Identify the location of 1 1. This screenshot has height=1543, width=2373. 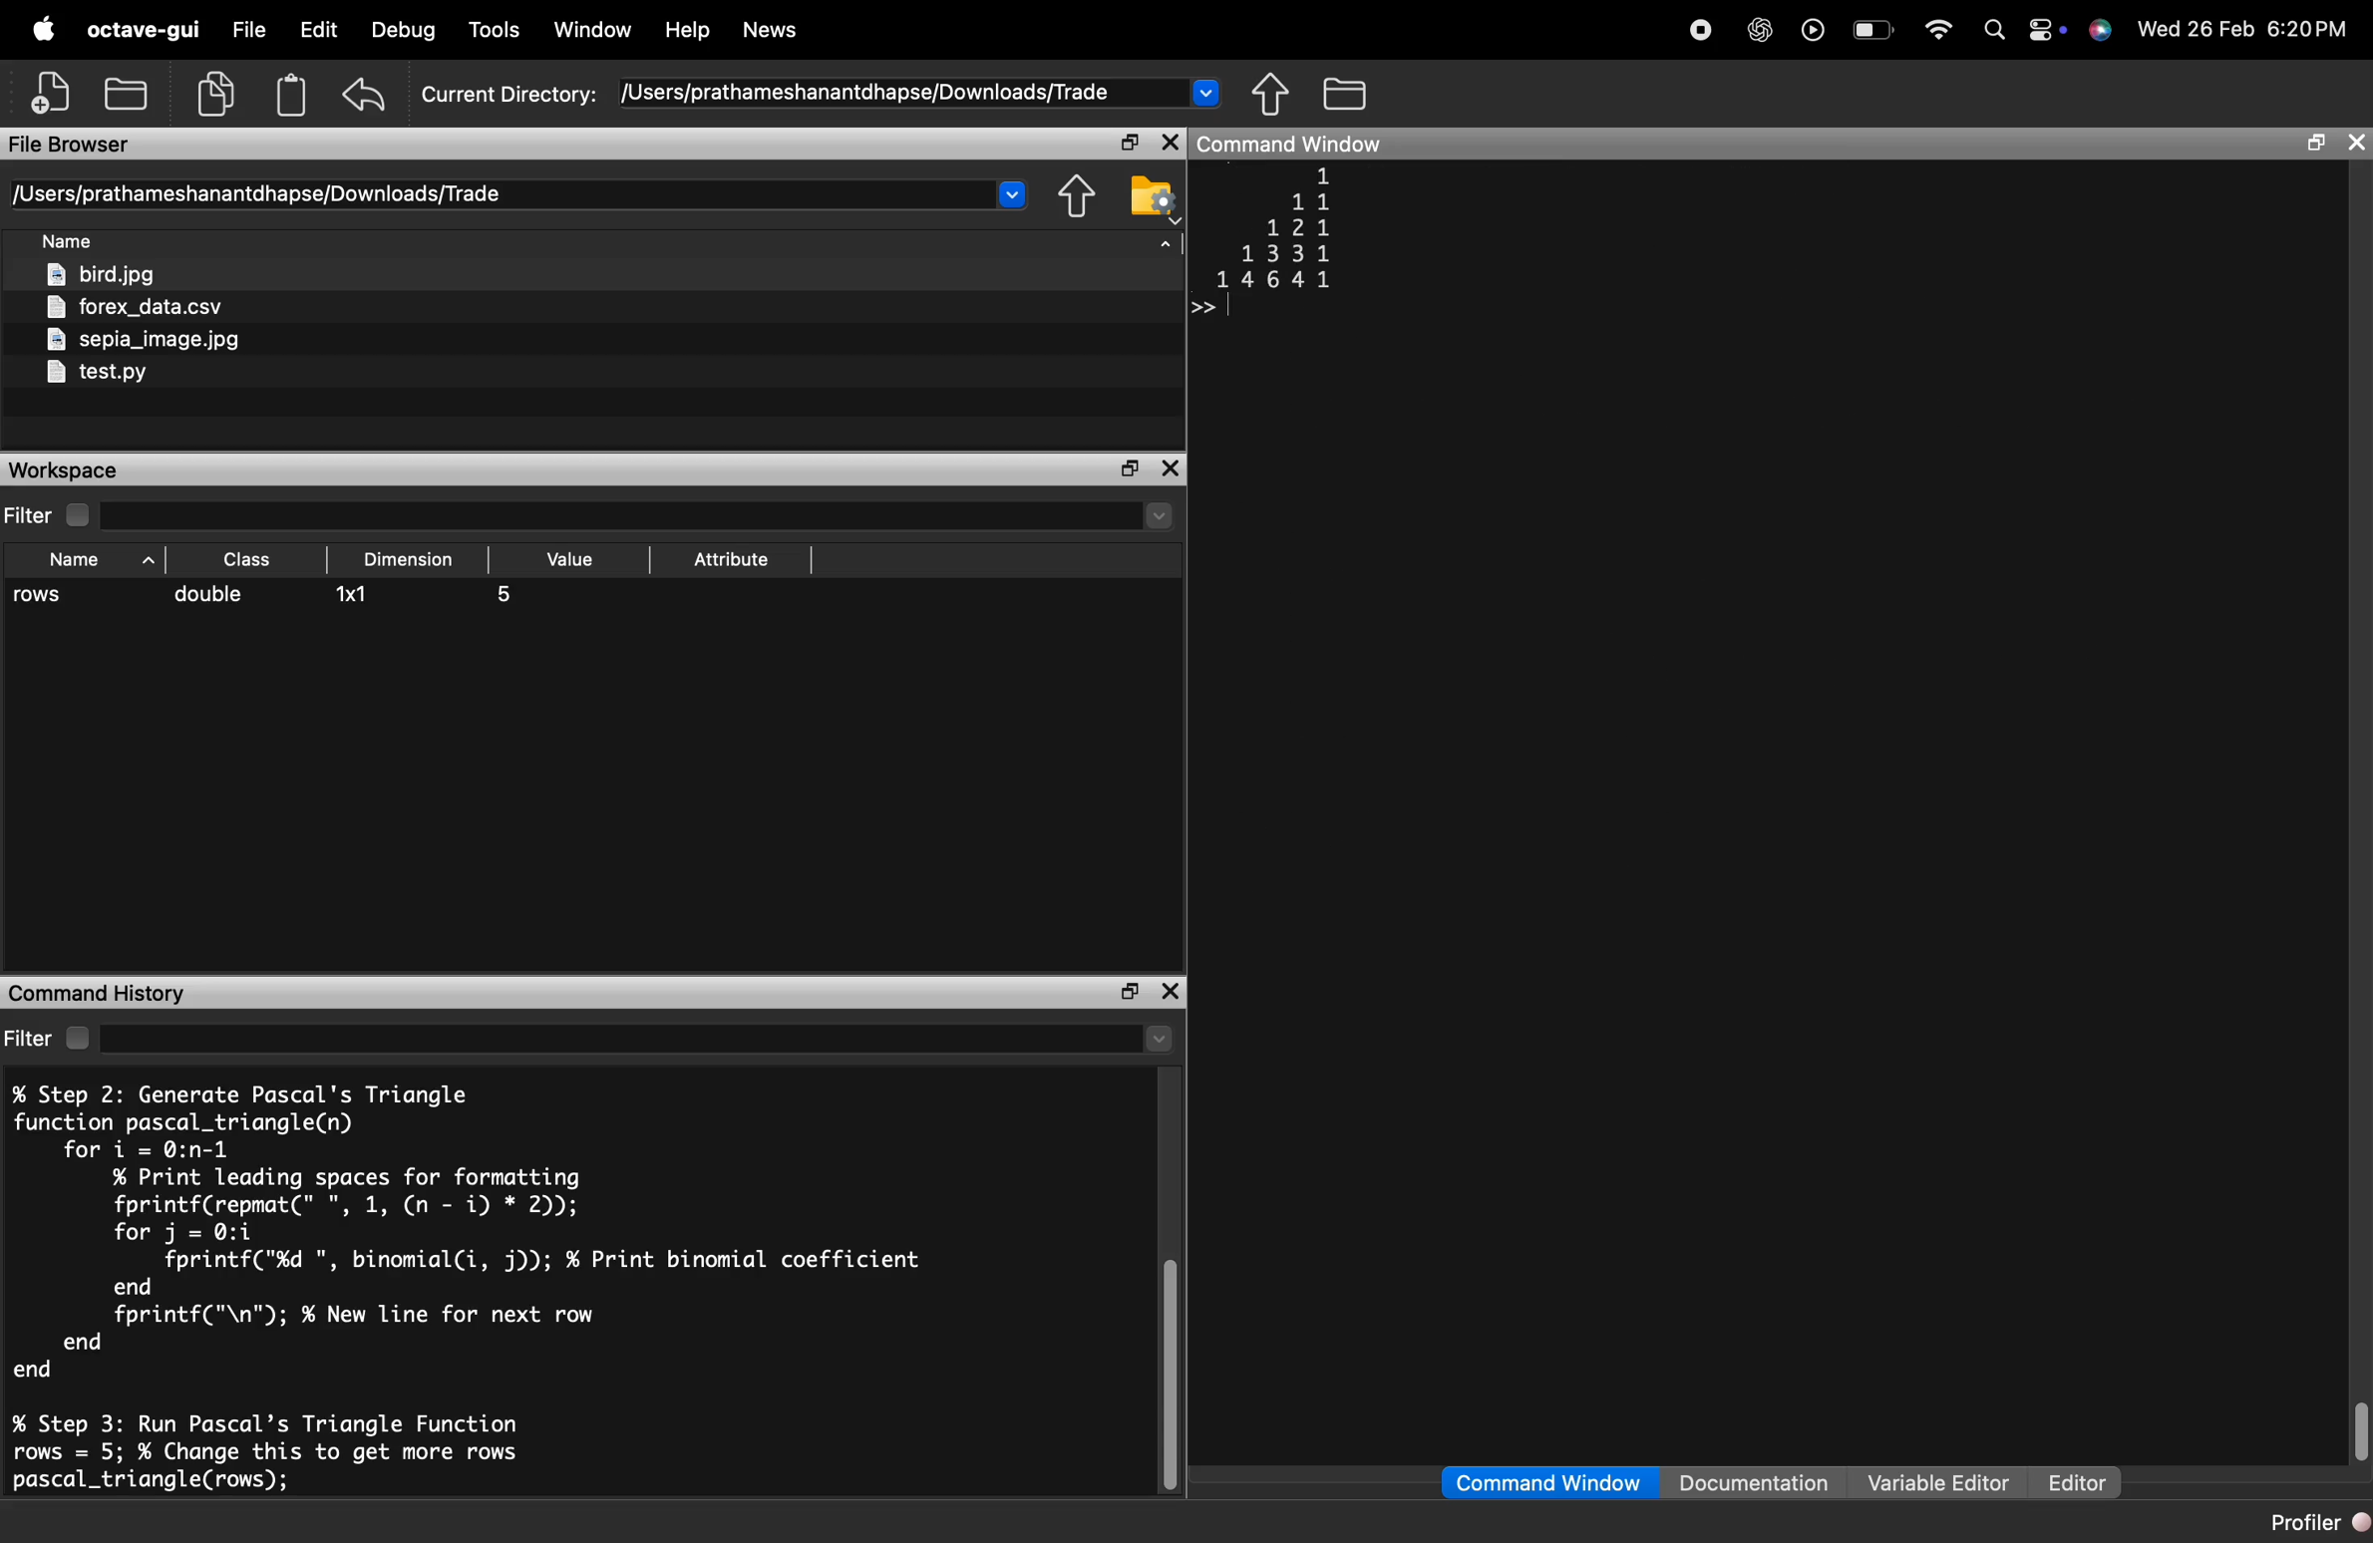
(1312, 201).